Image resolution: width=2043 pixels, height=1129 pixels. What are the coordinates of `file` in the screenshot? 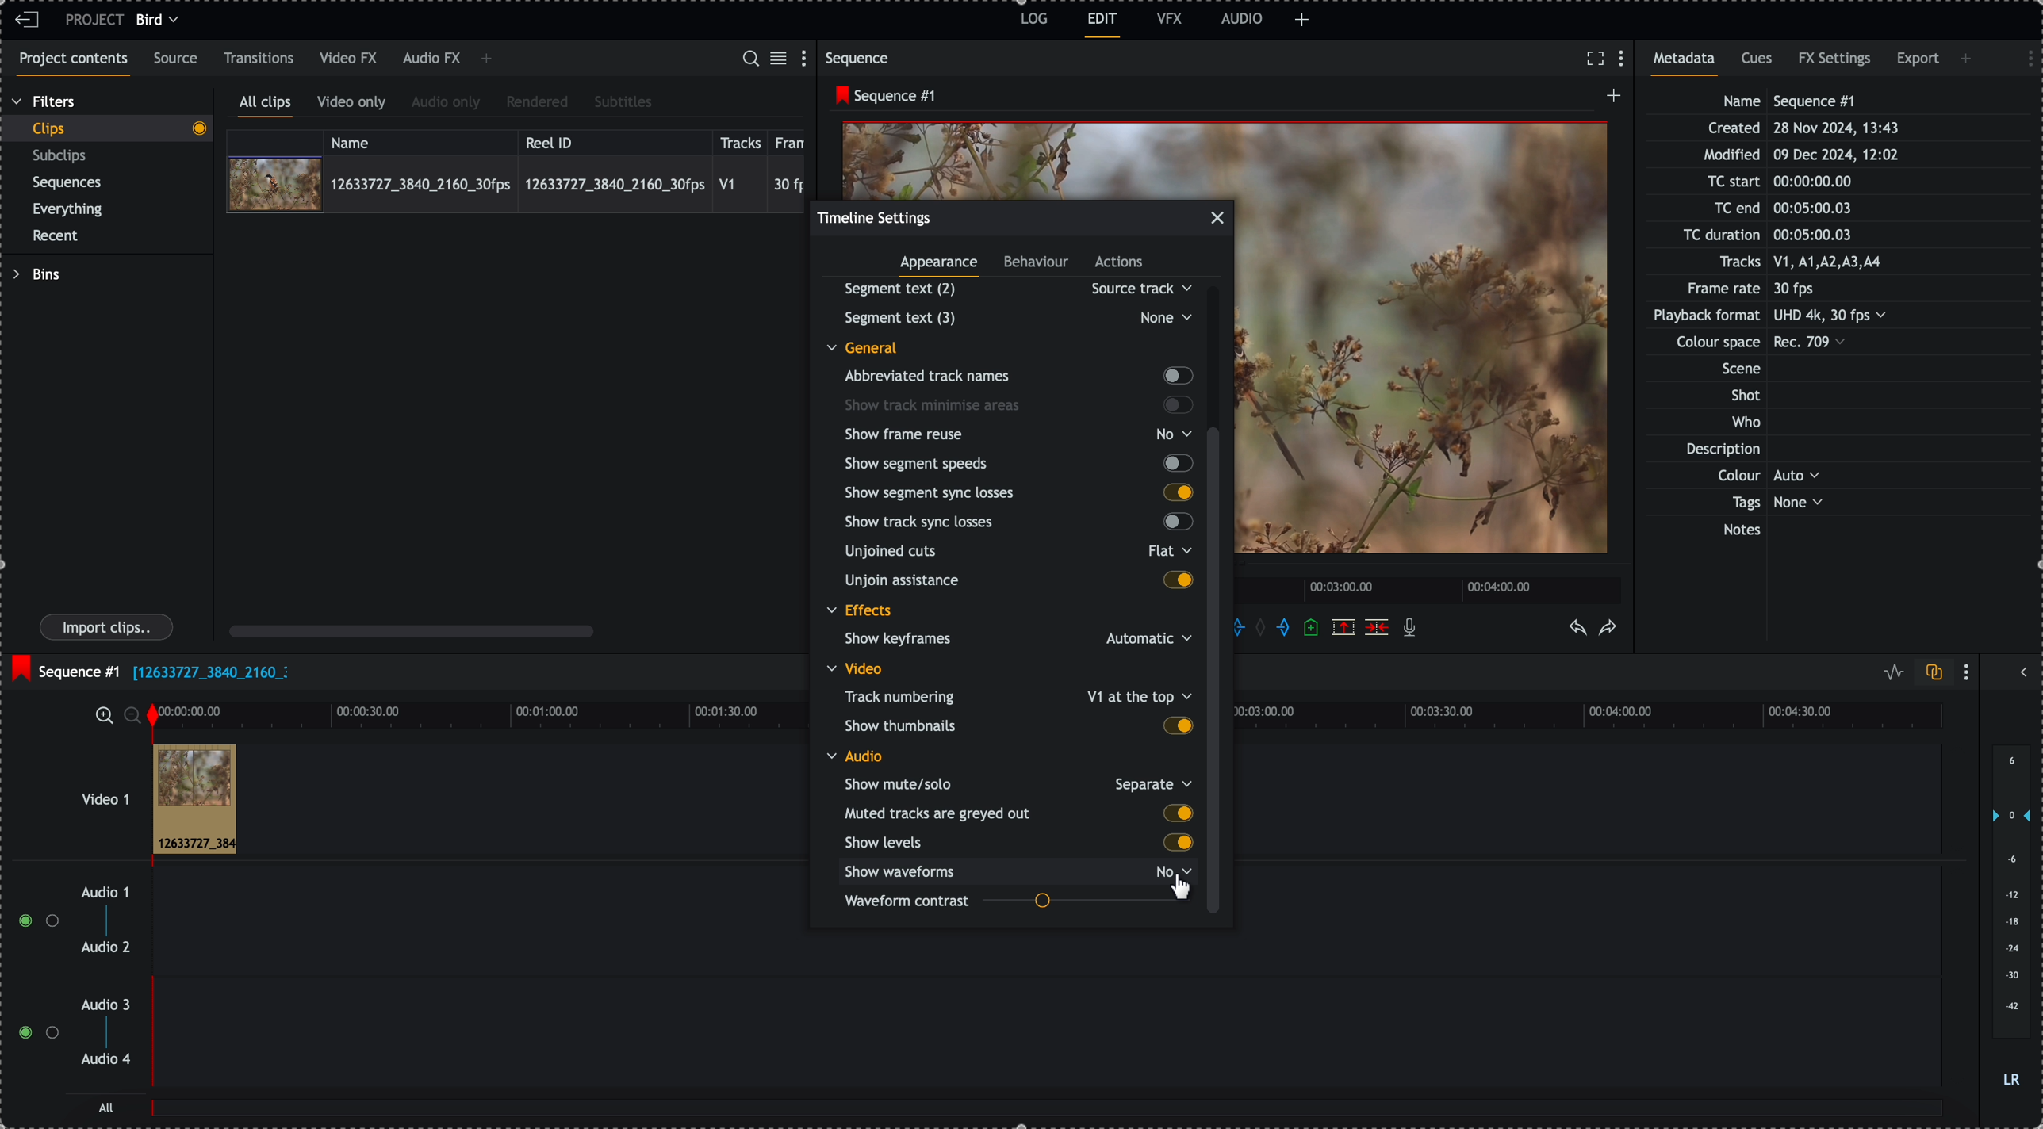 It's located at (210, 674).